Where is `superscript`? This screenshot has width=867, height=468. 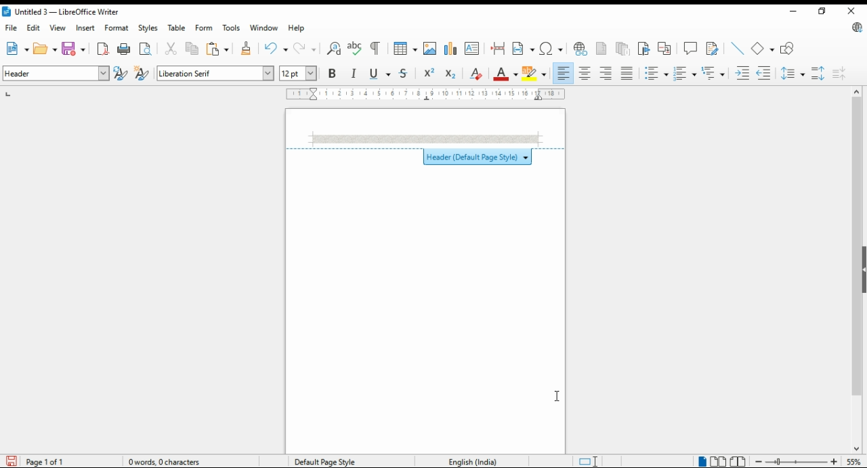
superscript is located at coordinates (429, 72).